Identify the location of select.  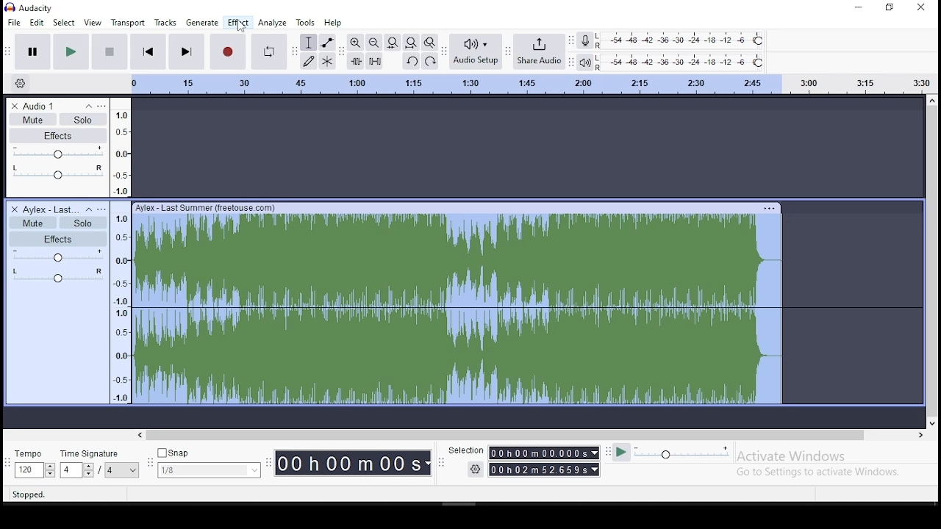
(62, 22).